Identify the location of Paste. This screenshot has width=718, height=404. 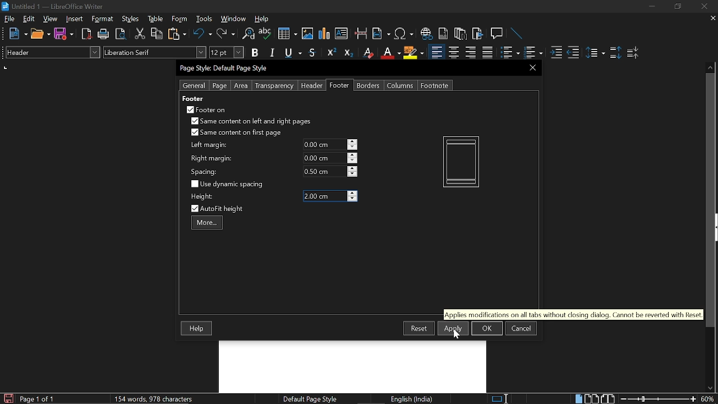
(176, 33).